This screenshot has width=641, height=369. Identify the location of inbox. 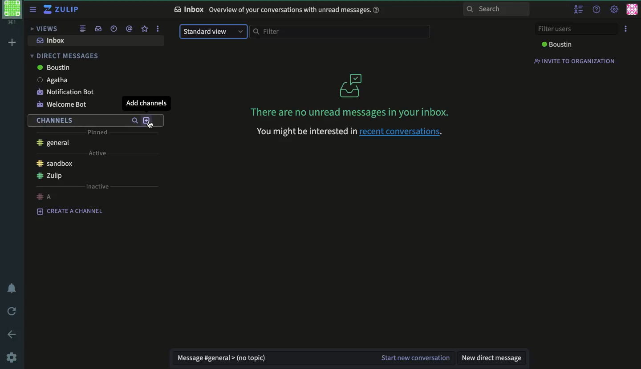
(98, 29).